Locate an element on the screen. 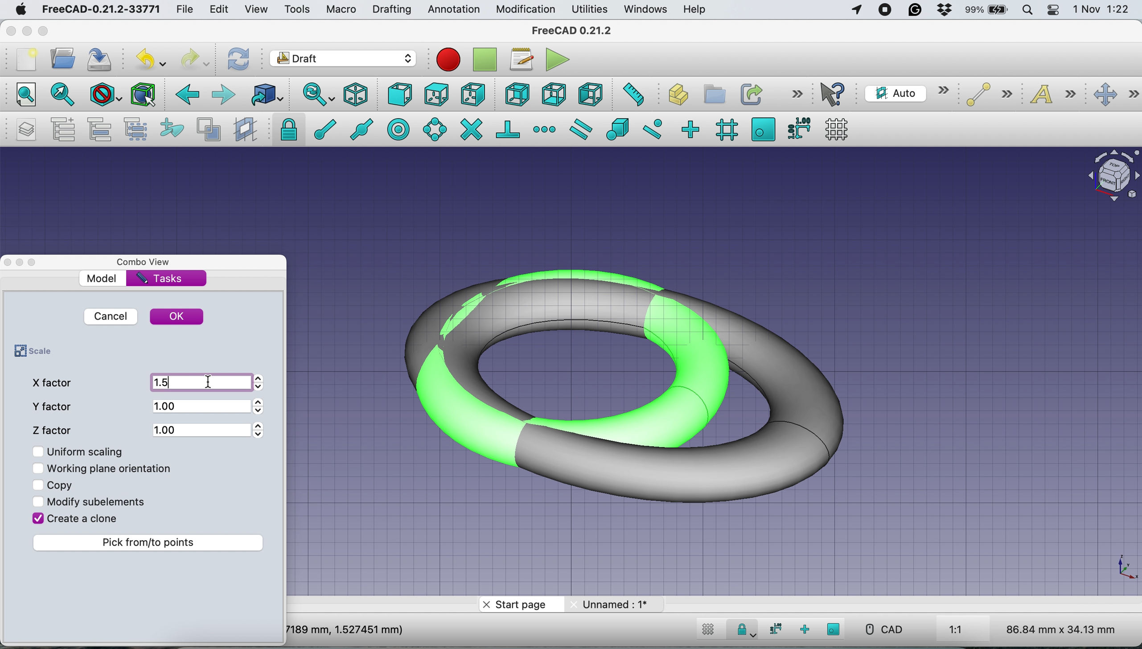 This screenshot has width=1142, height=649. Checkbox is located at coordinates (38, 485).